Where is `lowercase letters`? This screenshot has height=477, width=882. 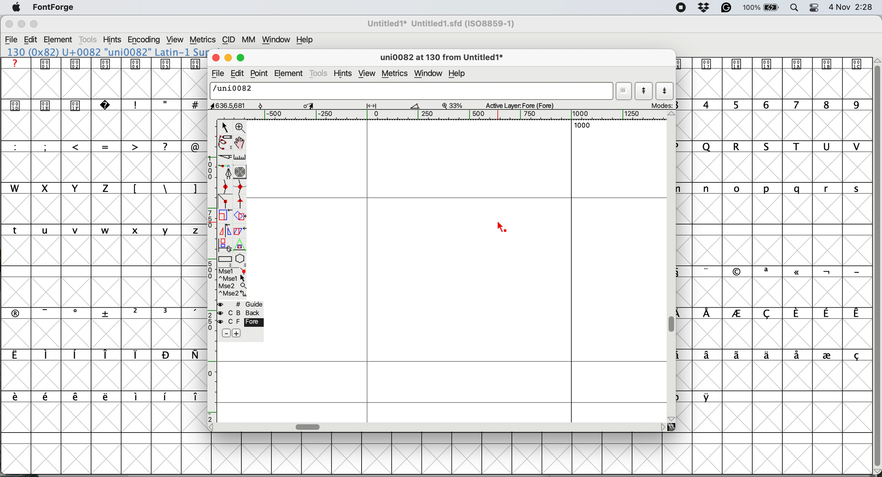 lowercase letters is located at coordinates (780, 189).